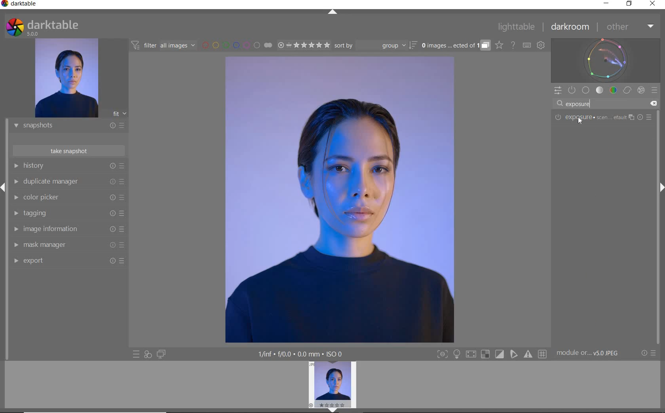  What do you see at coordinates (331, 383) in the screenshot?
I see `IMAGE PREVIEW` at bounding box center [331, 383].